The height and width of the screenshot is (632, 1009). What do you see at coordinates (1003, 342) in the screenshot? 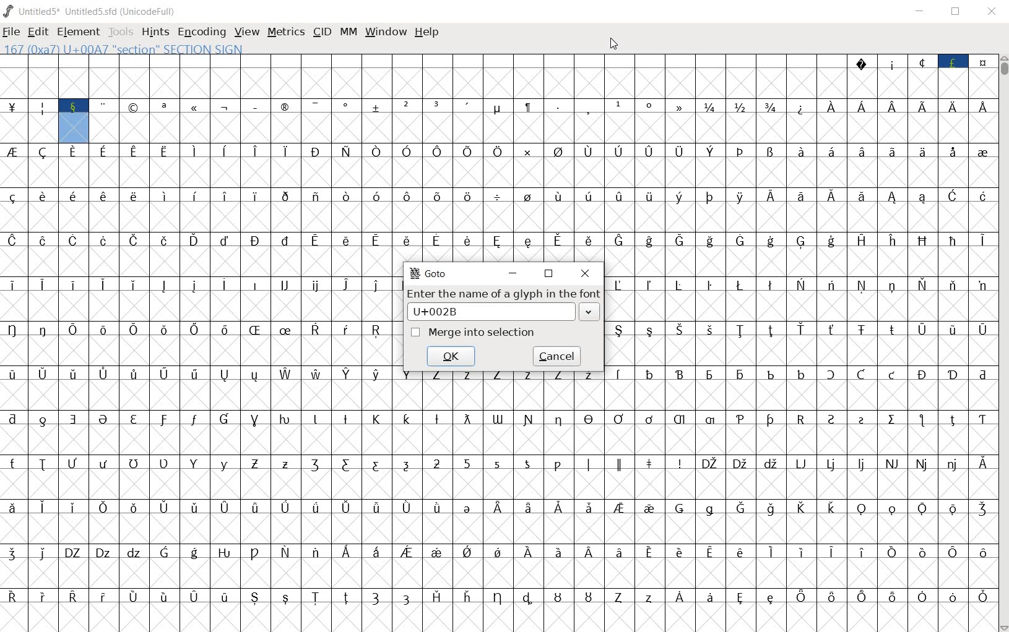
I see `scrollbar` at bounding box center [1003, 342].